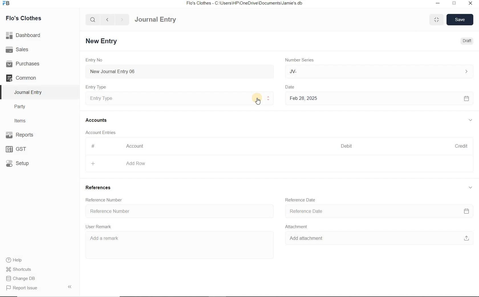 This screenshot has width=479, height=297. Describe the element at coordinates (174, 240) in the screenshot. I see `Add a remark` at that location.